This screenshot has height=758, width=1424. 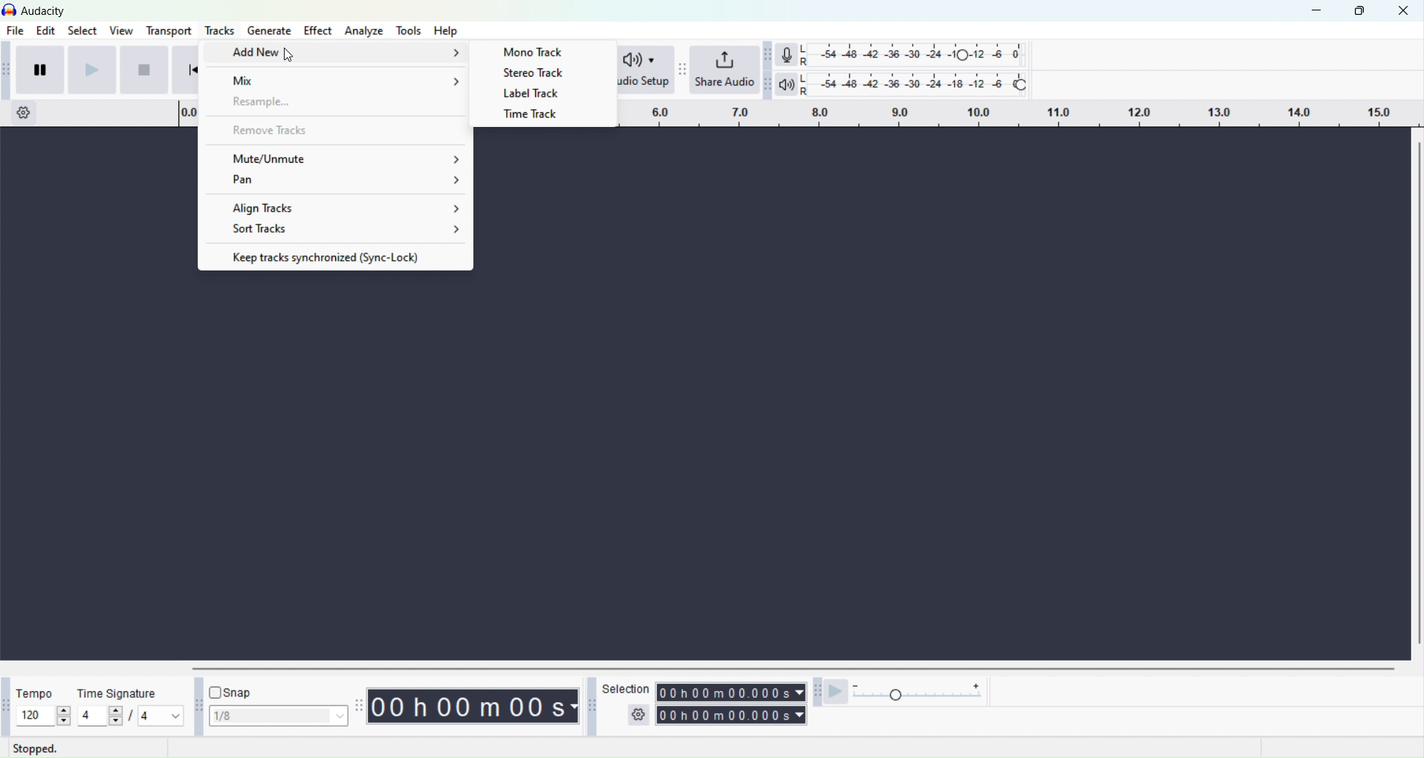 I want to click on Audacity recording meter toolbar, so click(x=768, y=54).